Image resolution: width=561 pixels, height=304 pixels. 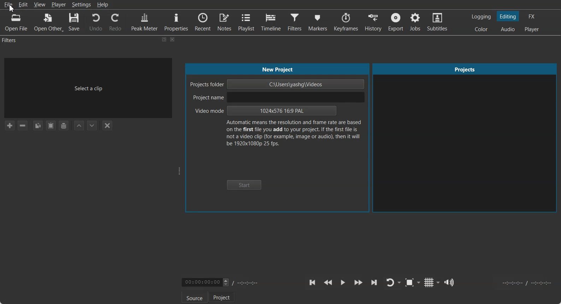 What do you see at coordinates (195, 297) in the screenshot?
I see `Source` at bounding box center [195, 297].